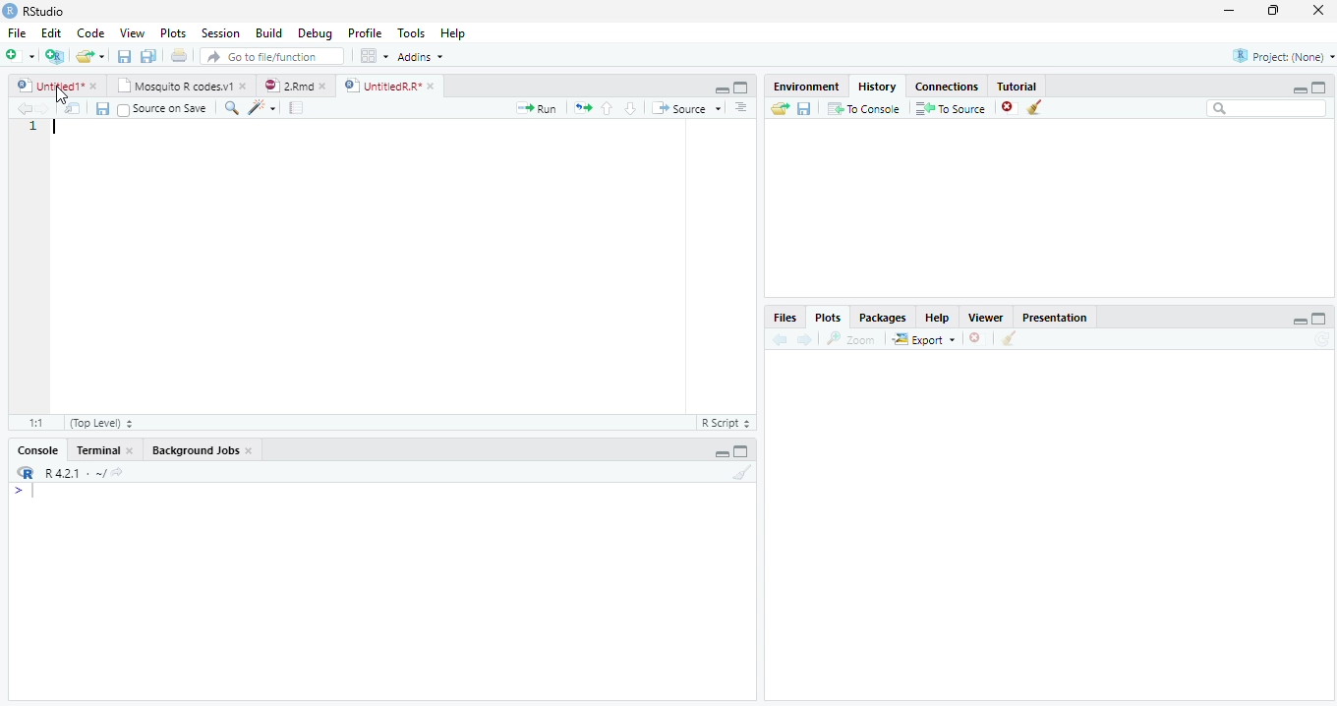 This screenshot has height=706, width=1337. I want to click on Pages, so click(296, 108).